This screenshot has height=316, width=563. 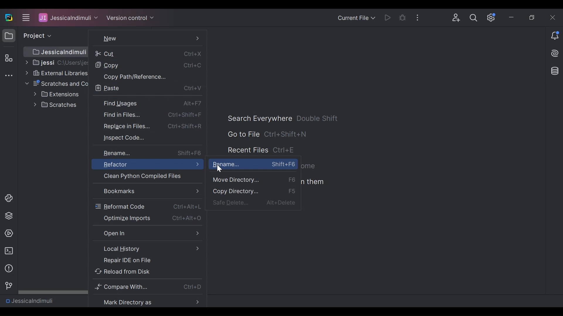 I want to click on Local History, so click(x=147, y=248).